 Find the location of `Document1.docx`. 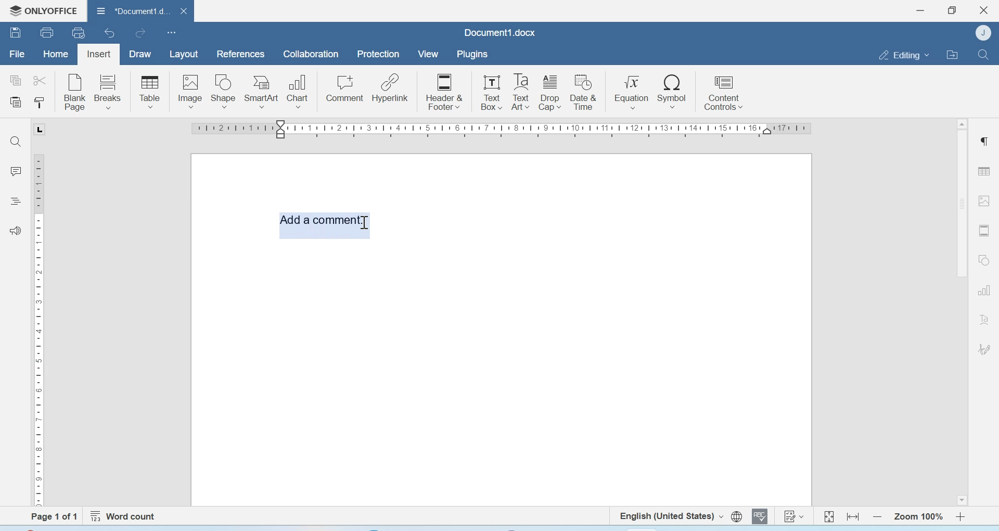

Document1.docx is located at coordinates (502, 32).